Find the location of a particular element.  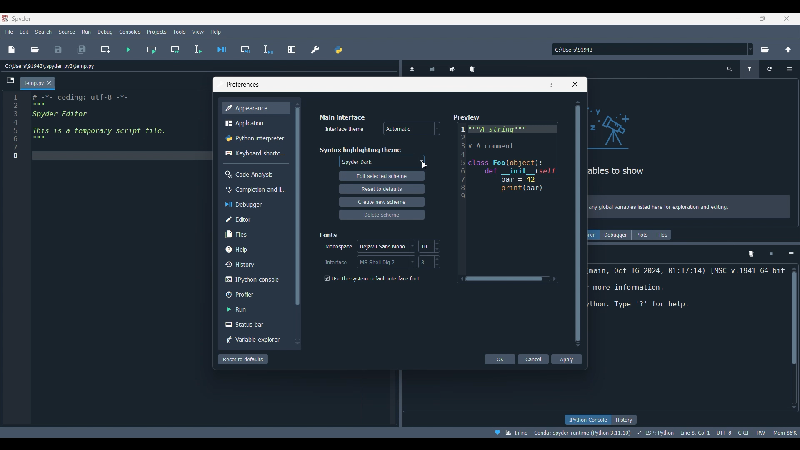

Debug cell is located at coordinates (245, 50).